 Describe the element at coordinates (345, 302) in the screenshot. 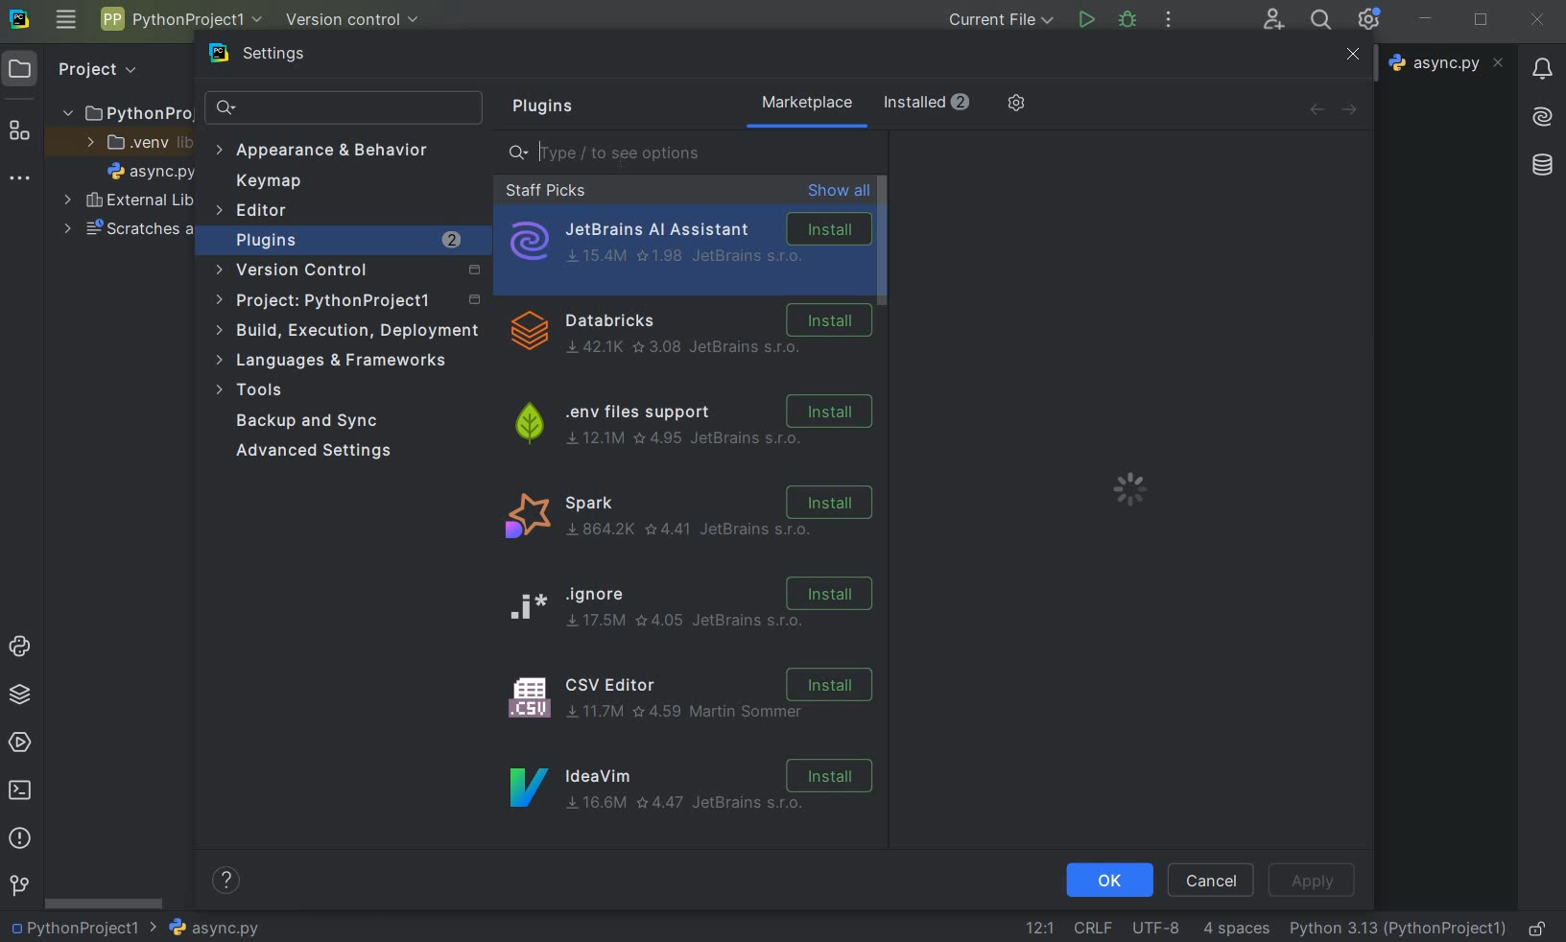

I see `project` at that location.